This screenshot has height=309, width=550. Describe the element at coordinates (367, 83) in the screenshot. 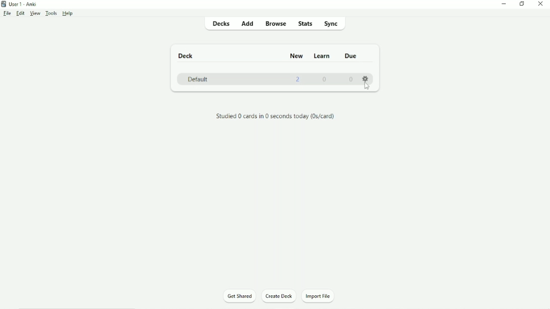

I see `Settings` at that location.